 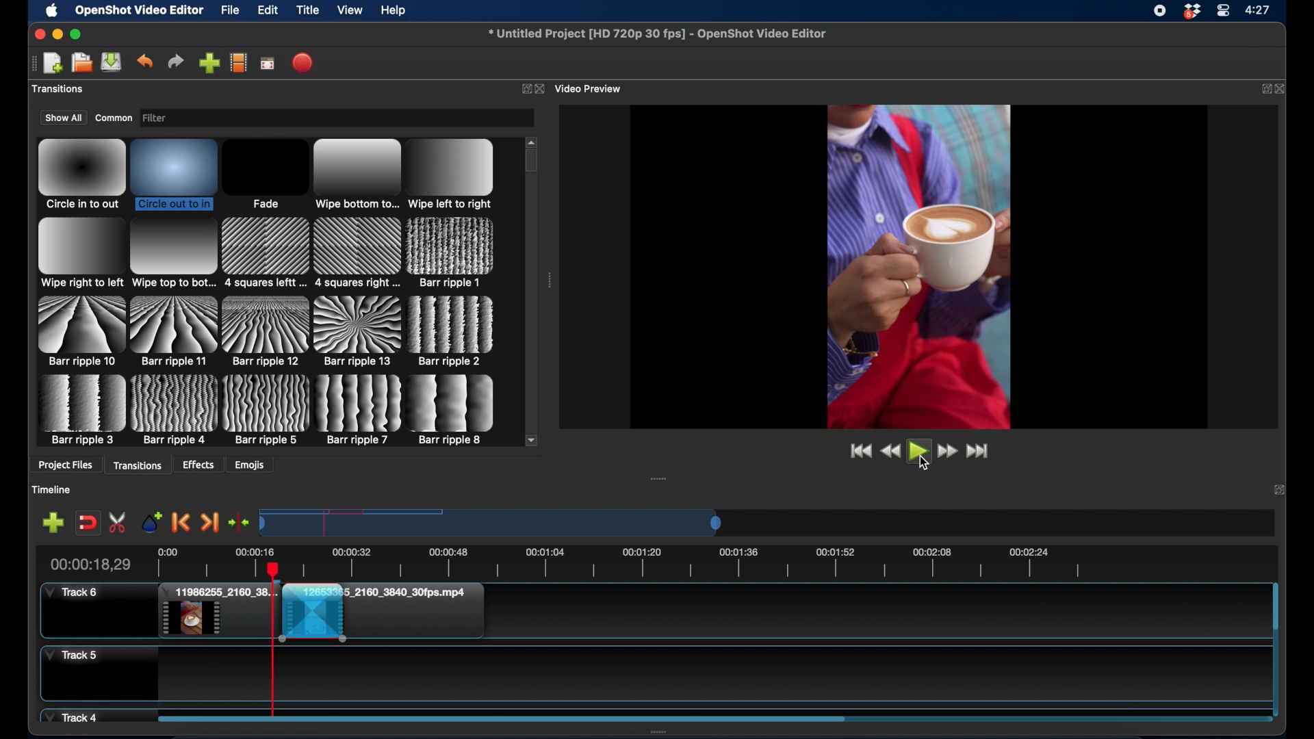 What do you see at coordinates (175, 173) in the screenshot?
I see `transition` at bounding box center [175, 173].